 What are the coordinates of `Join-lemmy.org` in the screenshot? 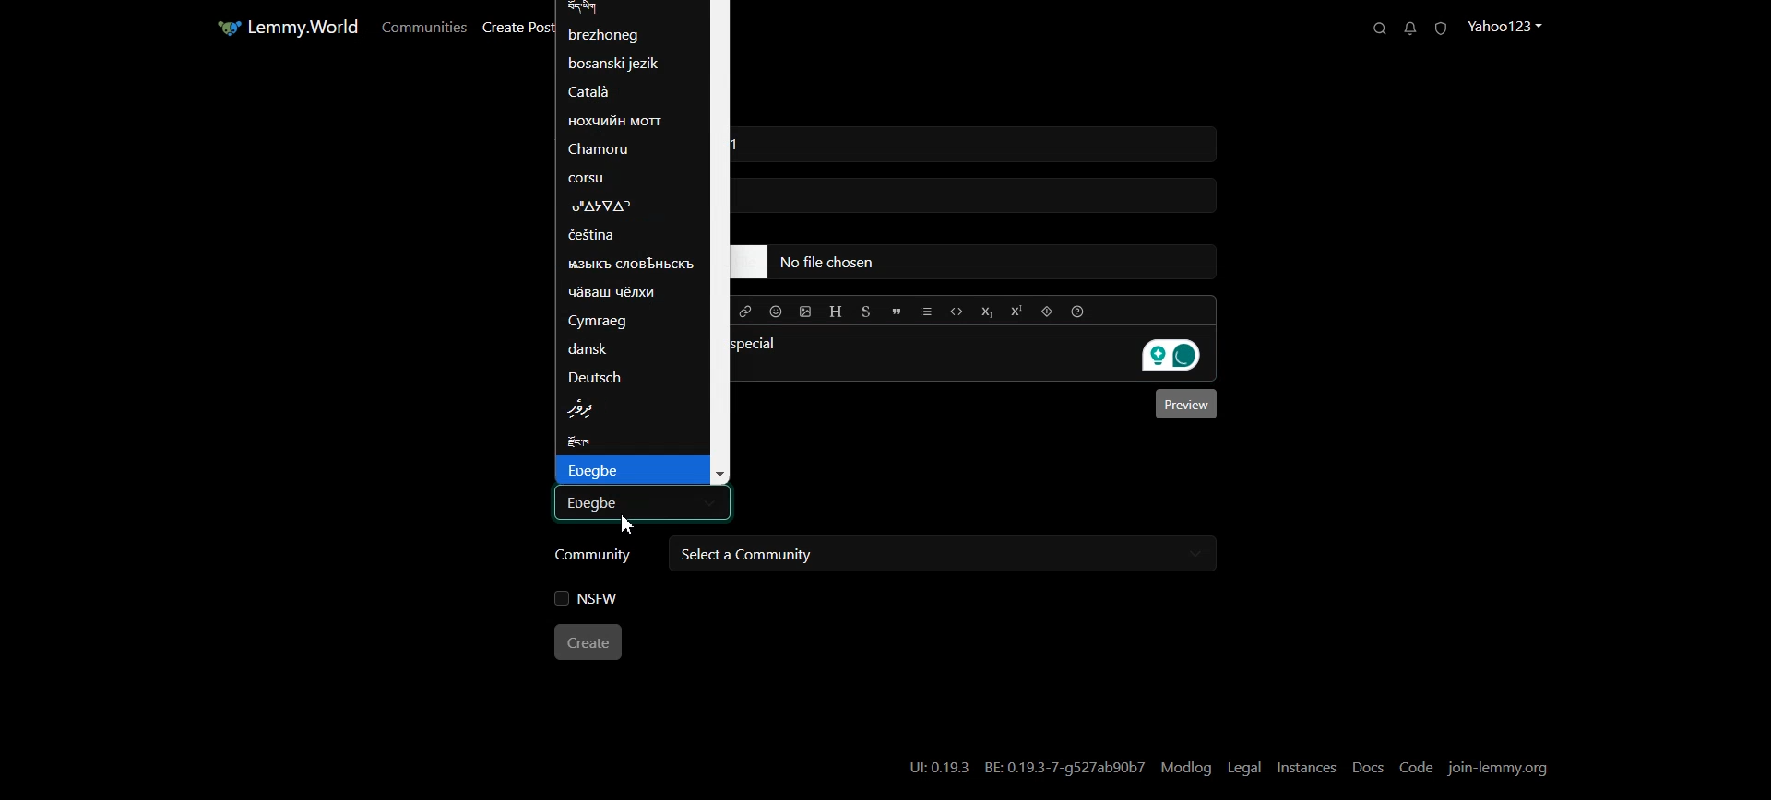 It's located at (1501, 767).